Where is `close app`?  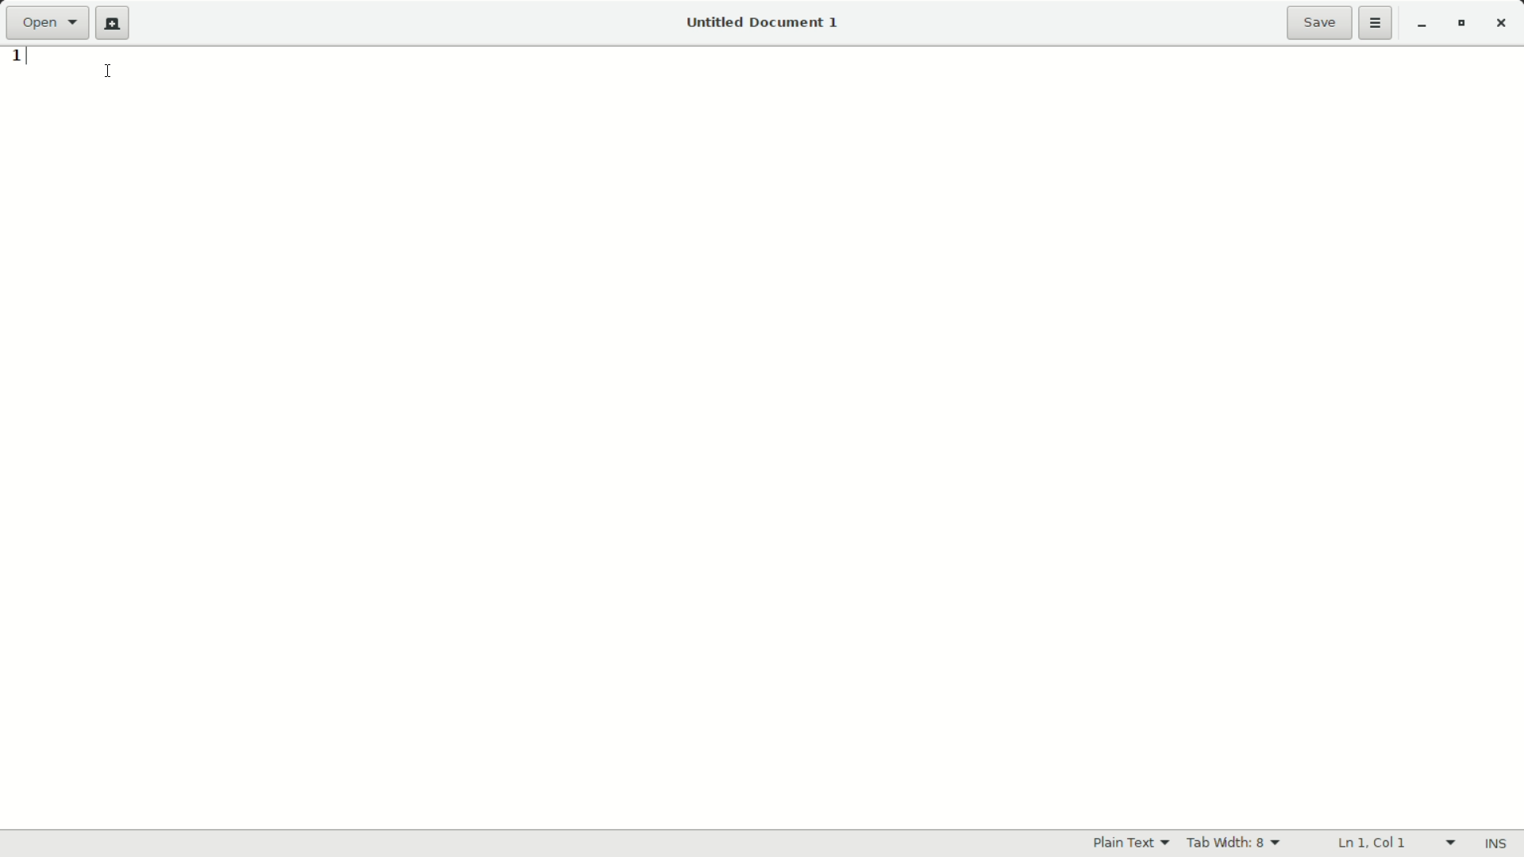 close app is located at coordinates (1506, 24).